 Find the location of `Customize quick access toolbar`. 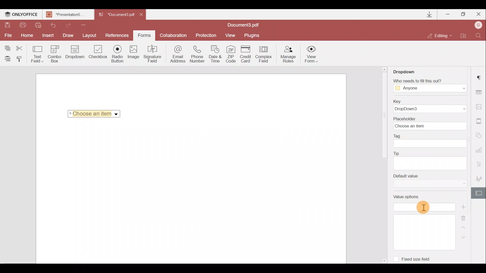

Customize quick access toolbar is located at coordinates (85, 25).